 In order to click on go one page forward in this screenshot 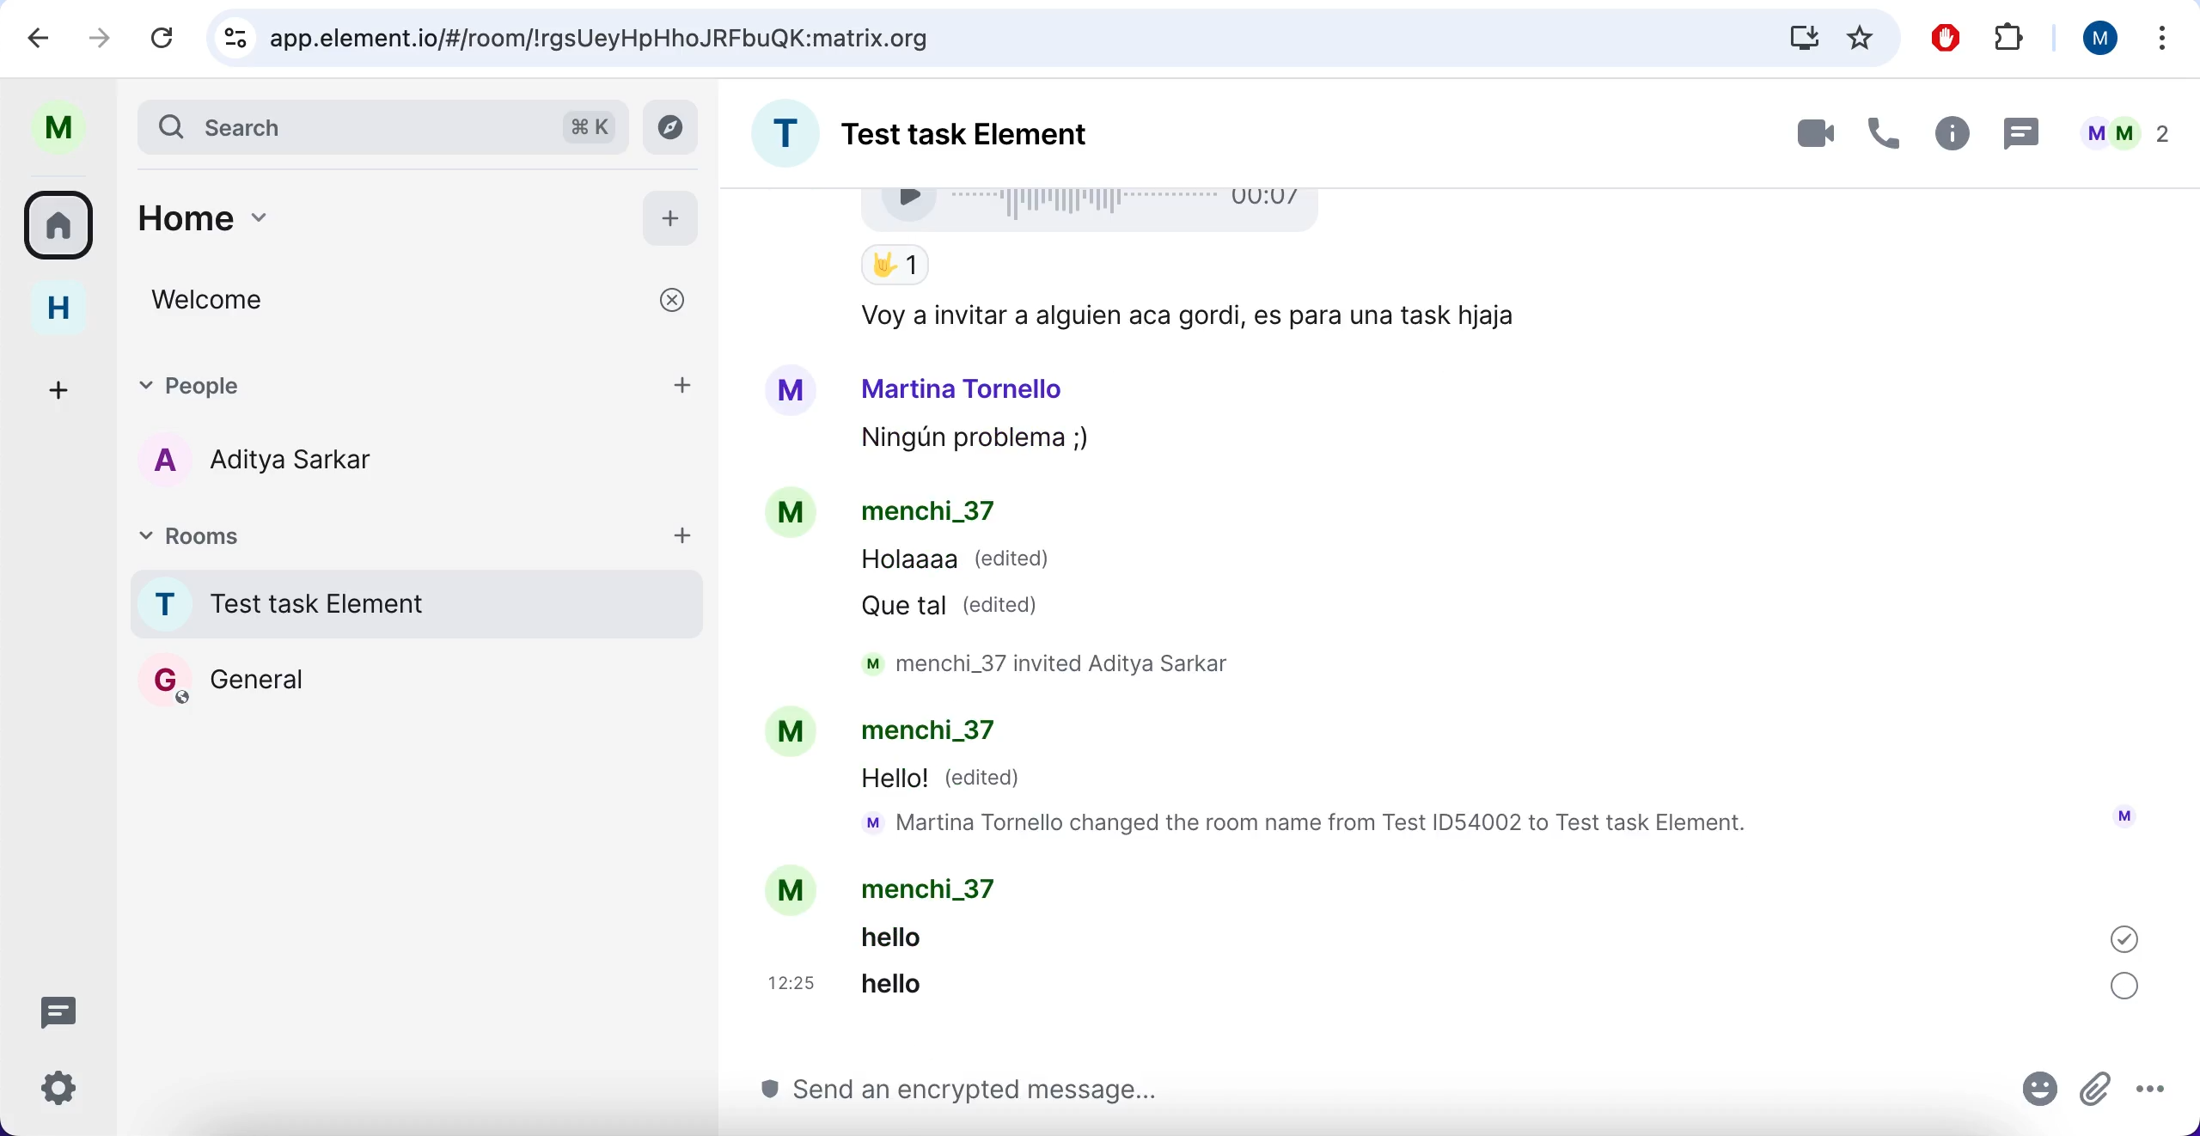, I will do `click(105, 36)`.